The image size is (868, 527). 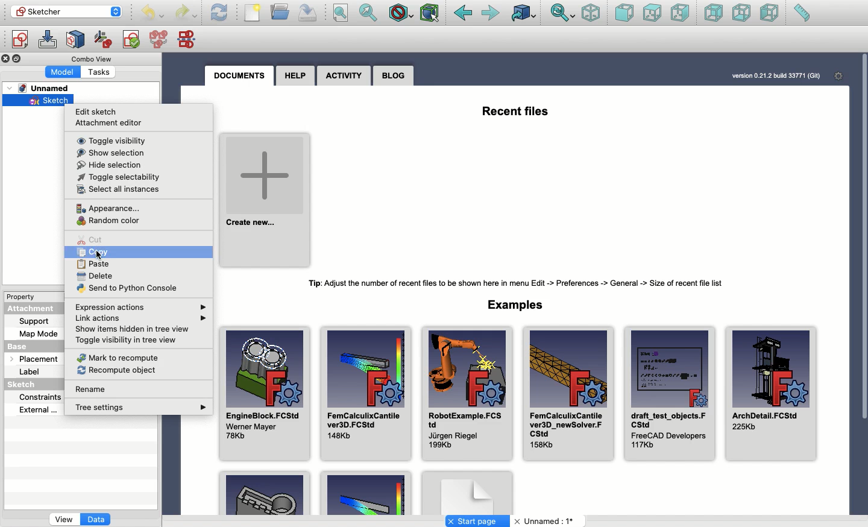 What do you see at coordinates (19, 59) in the screenshot?
I see `Duplicate` at bounding box center [19, 59].